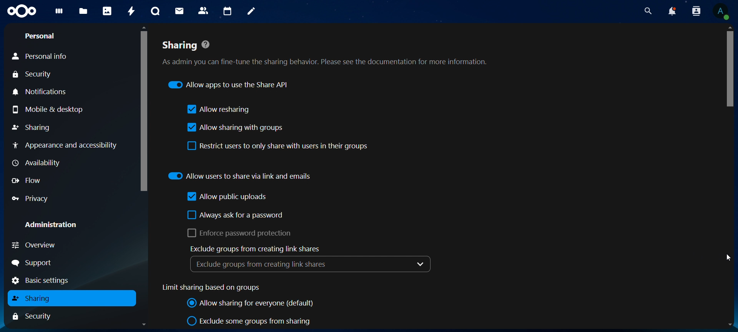 The image size is (738, 332). I want to click on dashboard, so click(58, 13).